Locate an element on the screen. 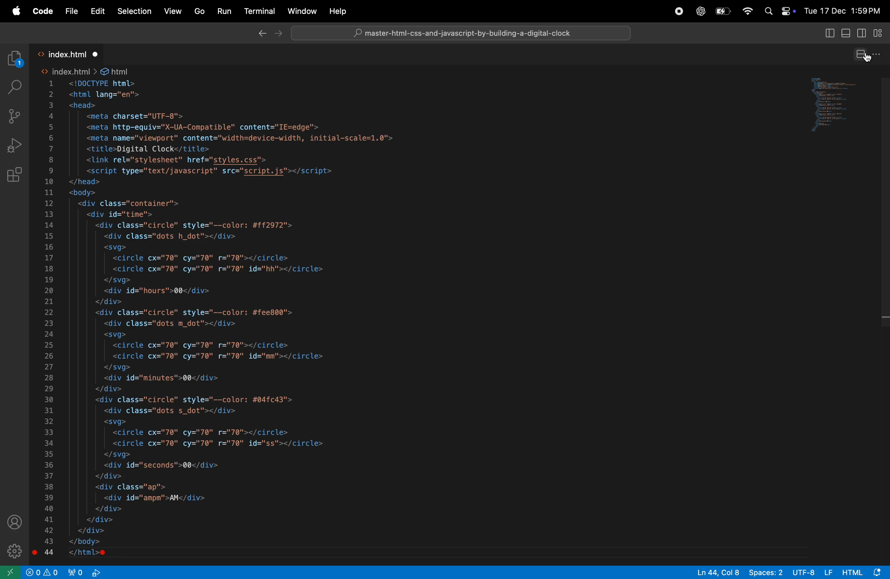 The width and height of the screenshot is (890, 579). index.html is located at coordinates (68, 52).